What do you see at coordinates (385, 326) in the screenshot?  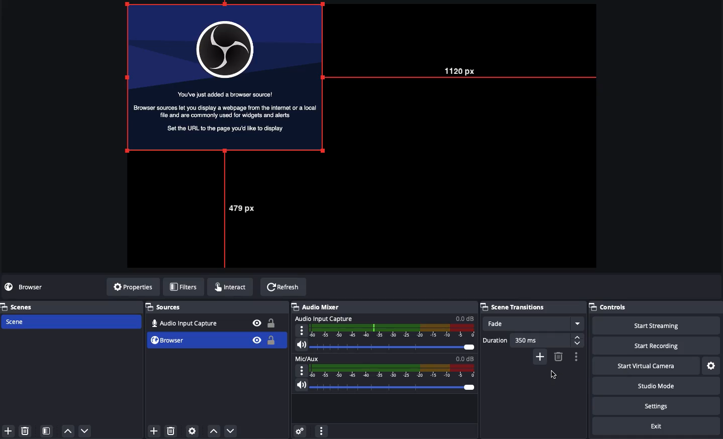 I see `Audio input capture` at bounding box center [385, 326].